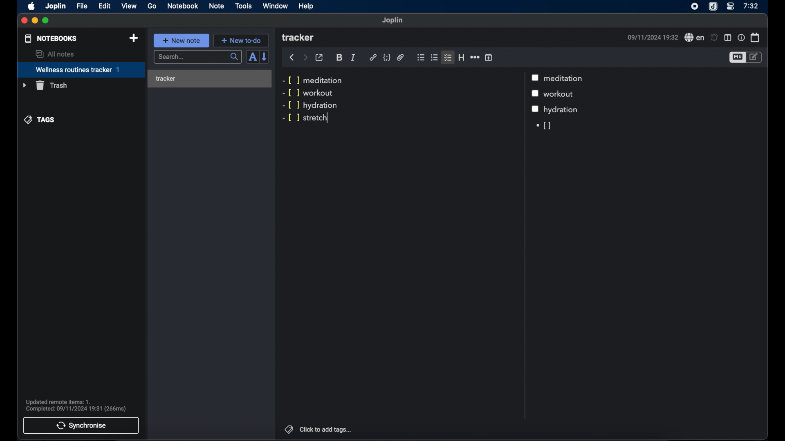  What do you see at coordinates (421, 58) in the screenshot?
I see `bulleted list` at bounding box center [421, 58].